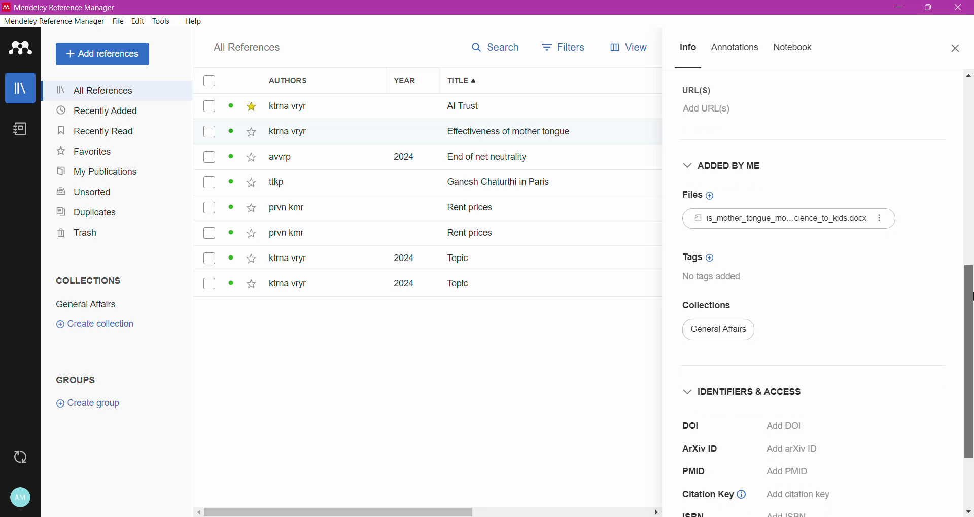  I want to click on box, so click(210, 207).